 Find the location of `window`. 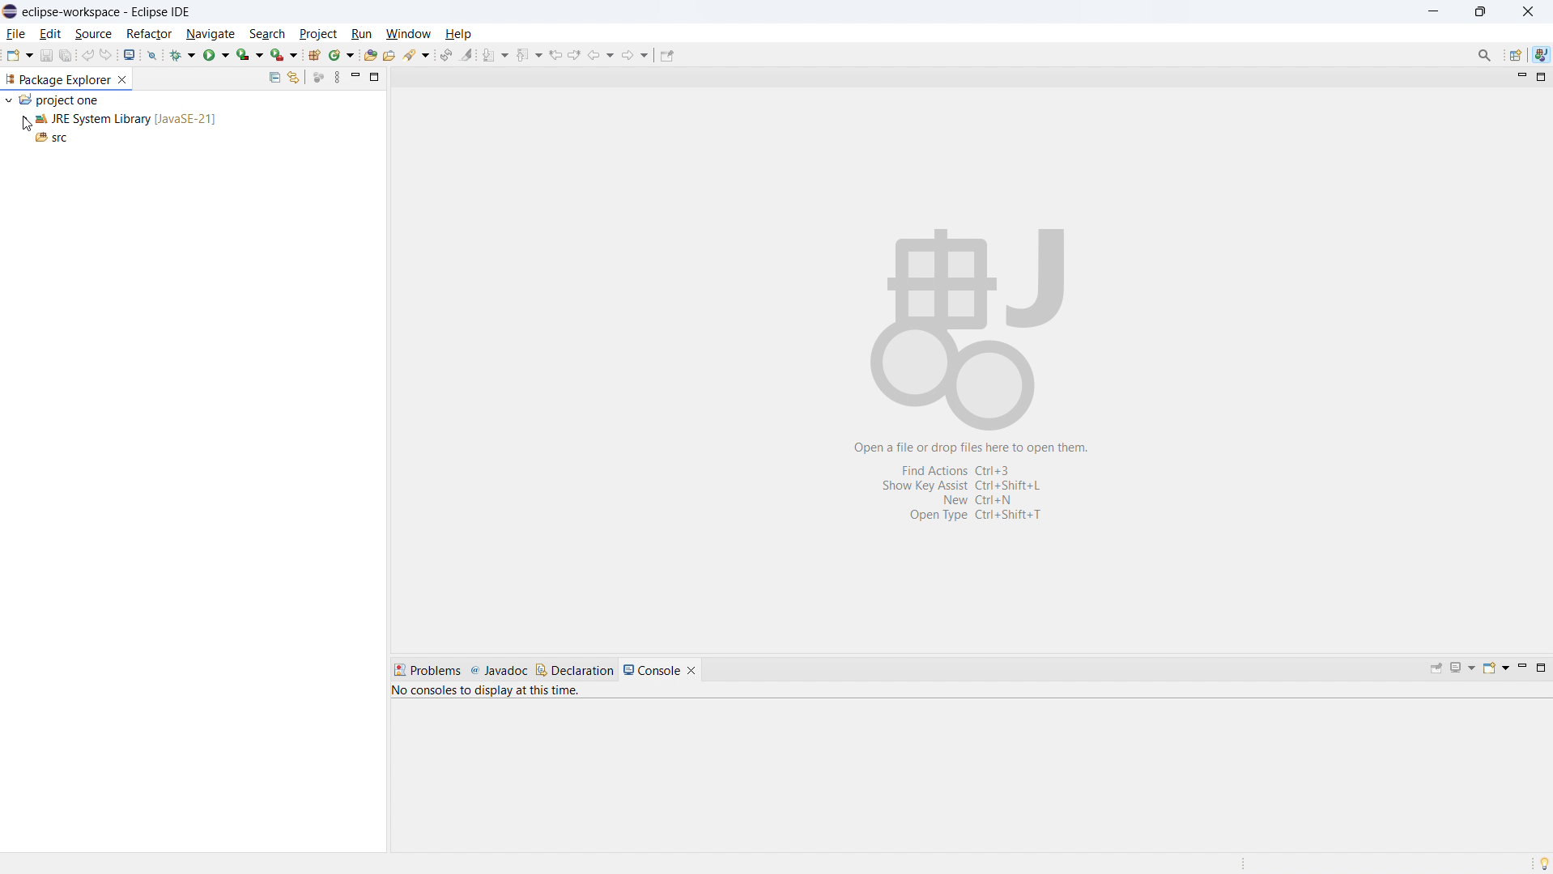

window is located at coordinates (406, 33).